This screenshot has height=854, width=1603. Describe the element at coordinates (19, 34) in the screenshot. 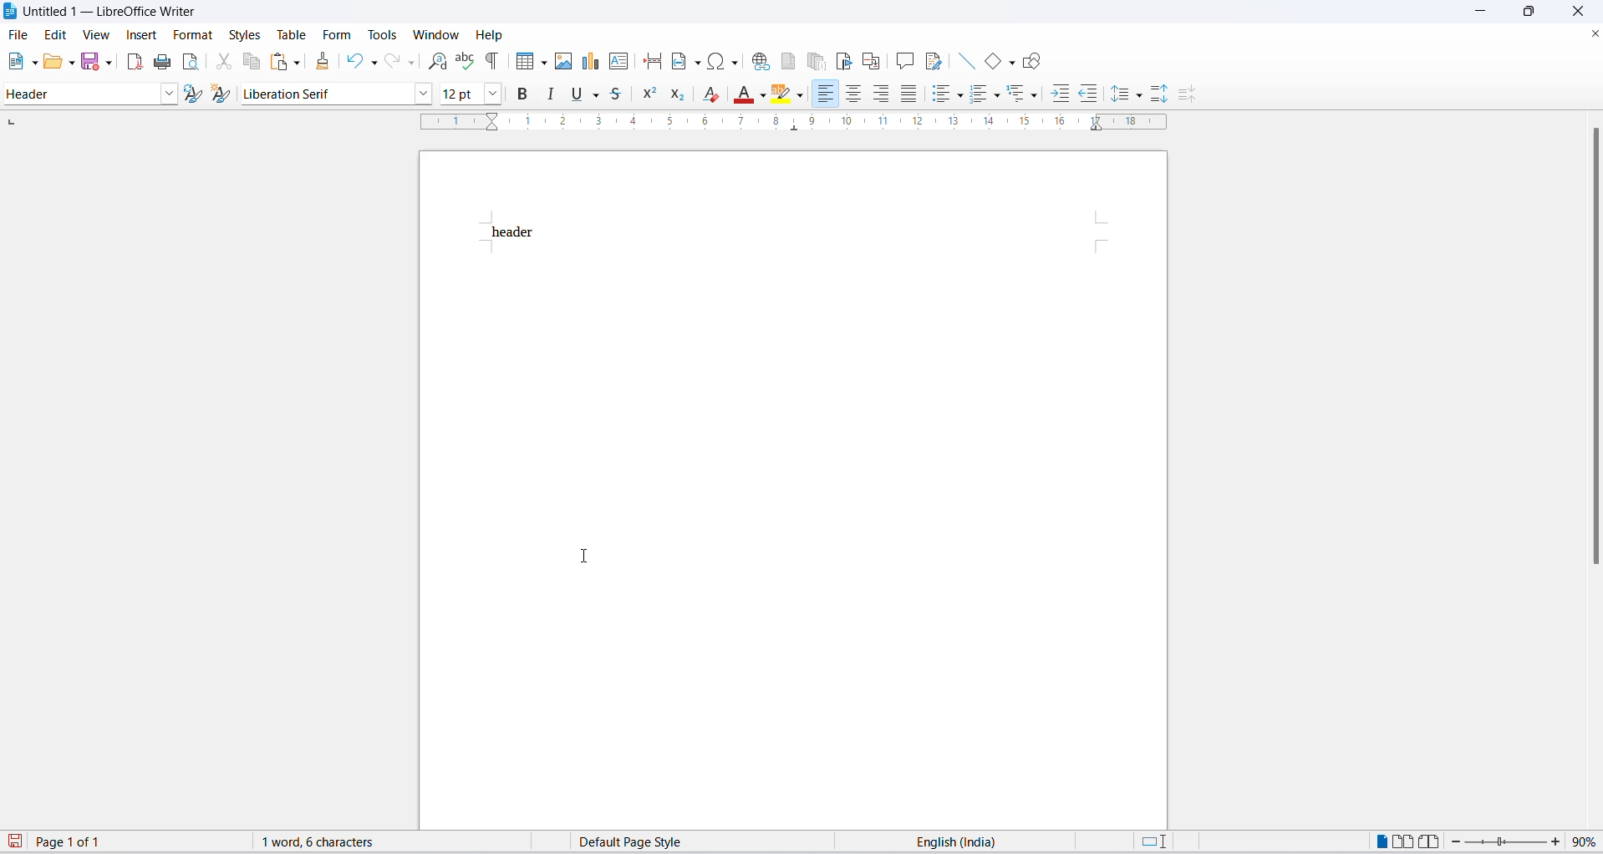

I see `file` at that location.